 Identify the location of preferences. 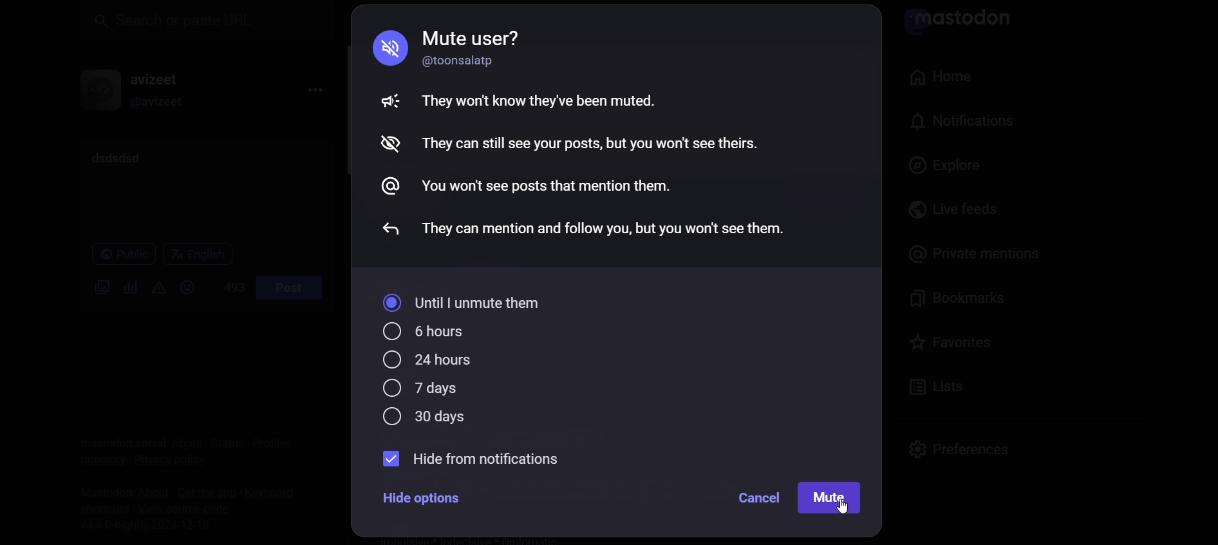
(957, 447).